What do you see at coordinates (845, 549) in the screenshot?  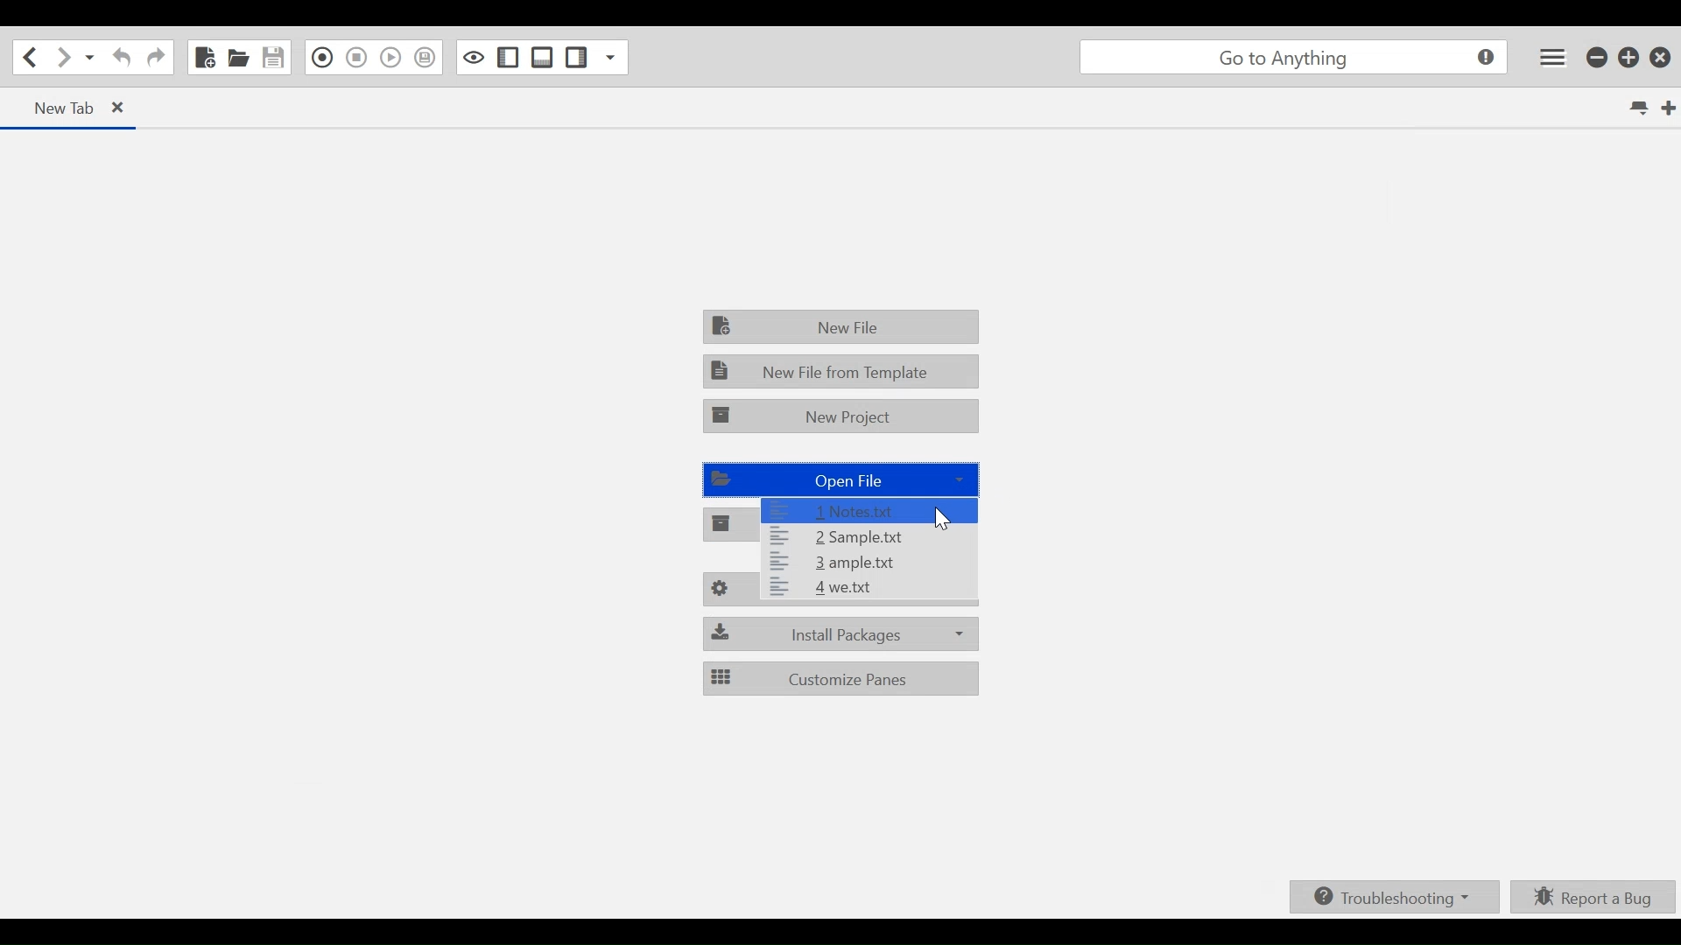 I see `1 Notes.txt
2 Sample.txt
3 ample.txt
4 we.txt` at bounding box center [845, 549].